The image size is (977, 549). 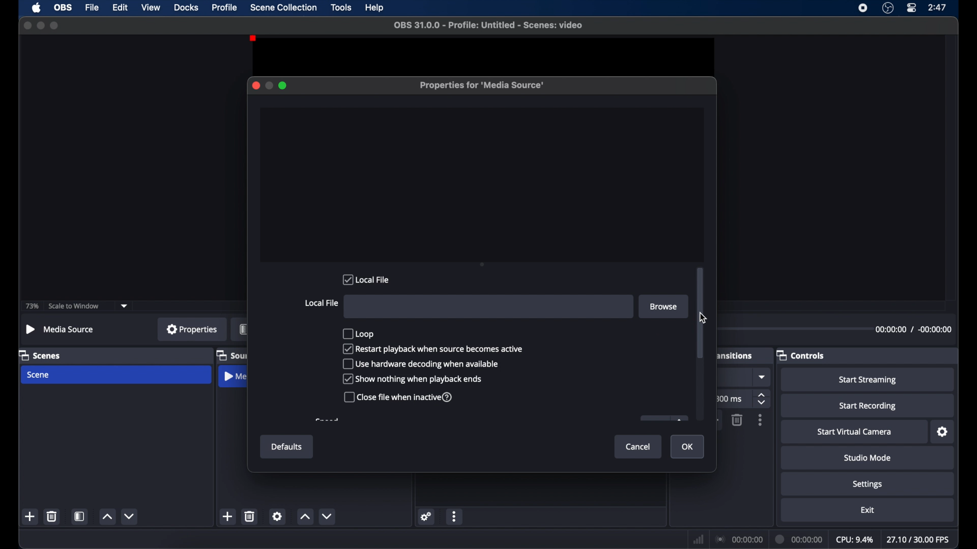 I want to click on scene collection, so click(x=284, y=8).